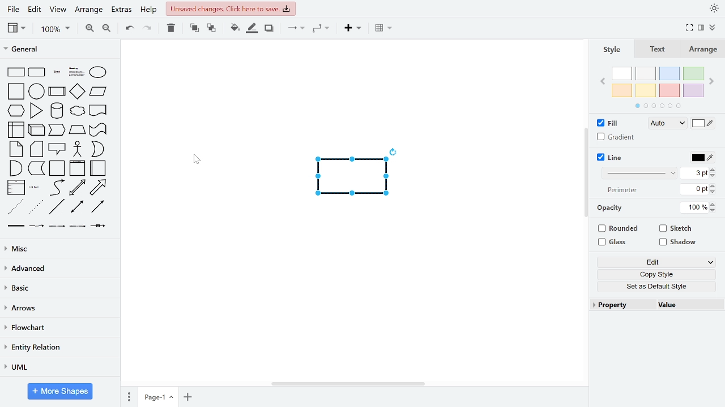  What do you see at coordinates (60, 347) in the screenshot?
I see `entity relation` at bounding box center [60, 347].